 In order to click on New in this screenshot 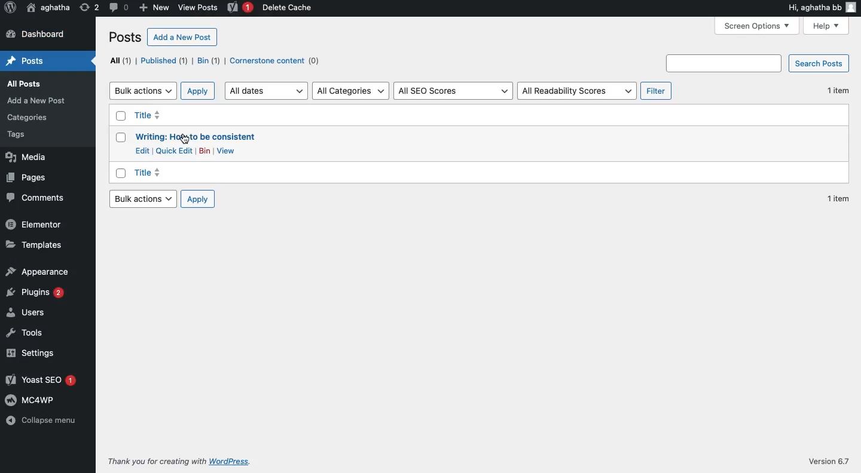, I will do `click(152, 8)`.